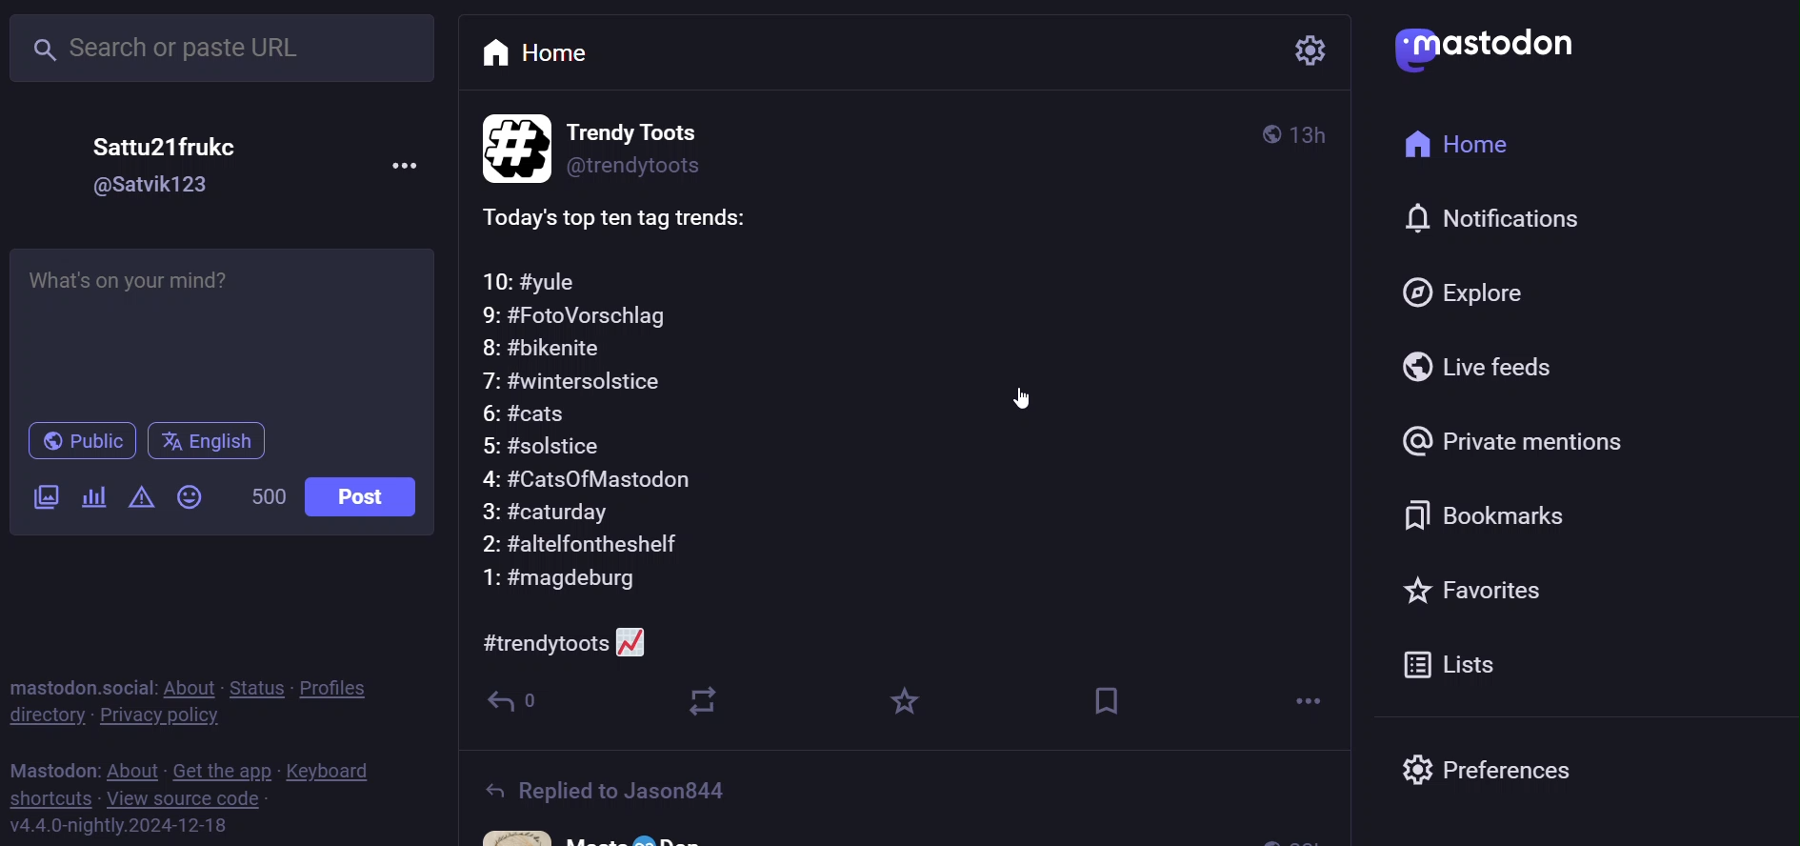 The width and height of the screenshot is (1800, 846). Describe the element at coordinates (331, 769) in the screenshot. I see `keyboard` at that location.